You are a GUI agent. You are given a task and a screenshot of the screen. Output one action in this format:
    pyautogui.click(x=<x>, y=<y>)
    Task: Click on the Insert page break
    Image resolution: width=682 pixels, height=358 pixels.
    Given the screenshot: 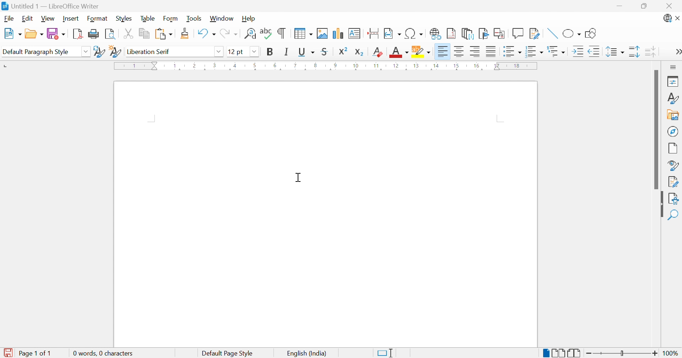 What is the action you would take?
    pyautogui.click(x=374, y=33)
    